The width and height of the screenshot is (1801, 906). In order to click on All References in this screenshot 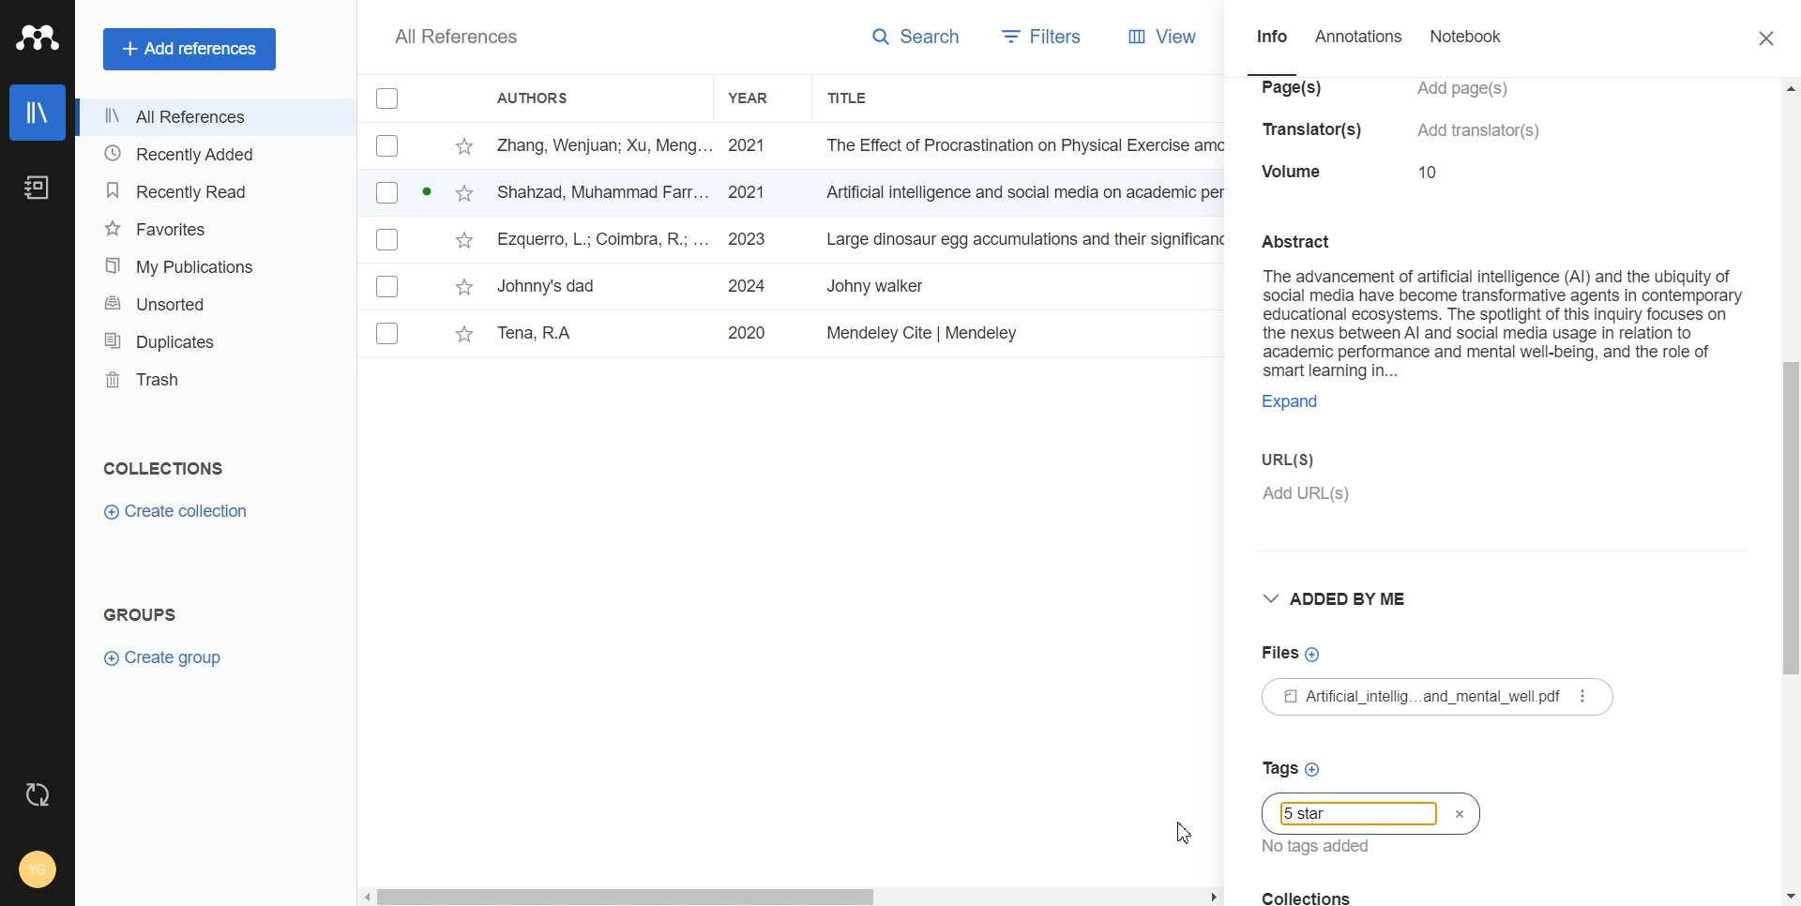, I will do `click(212, 118)`.